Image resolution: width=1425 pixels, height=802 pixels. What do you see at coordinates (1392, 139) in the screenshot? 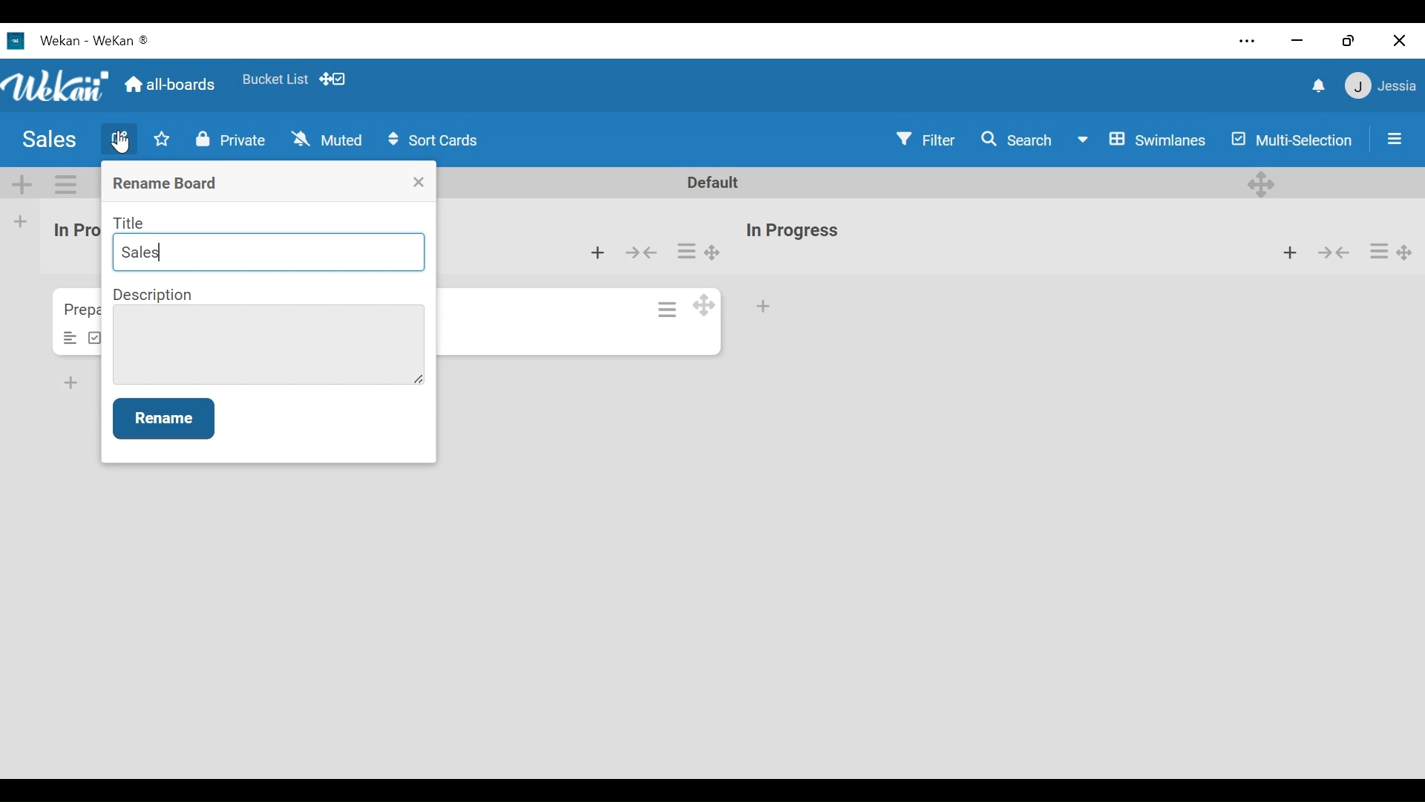
I see `Sidebar` at bounding box center [1392, 139].